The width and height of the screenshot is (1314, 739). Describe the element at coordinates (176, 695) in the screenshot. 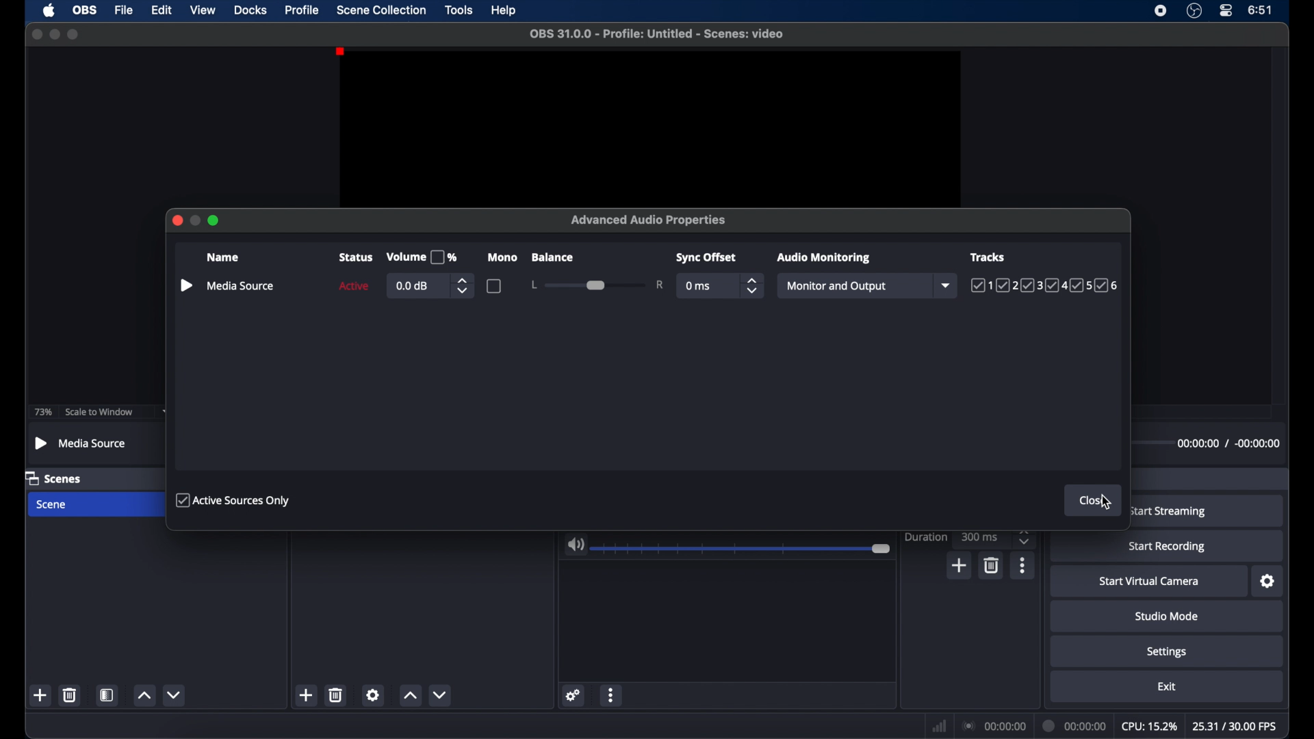

I see `decrement` at that location.